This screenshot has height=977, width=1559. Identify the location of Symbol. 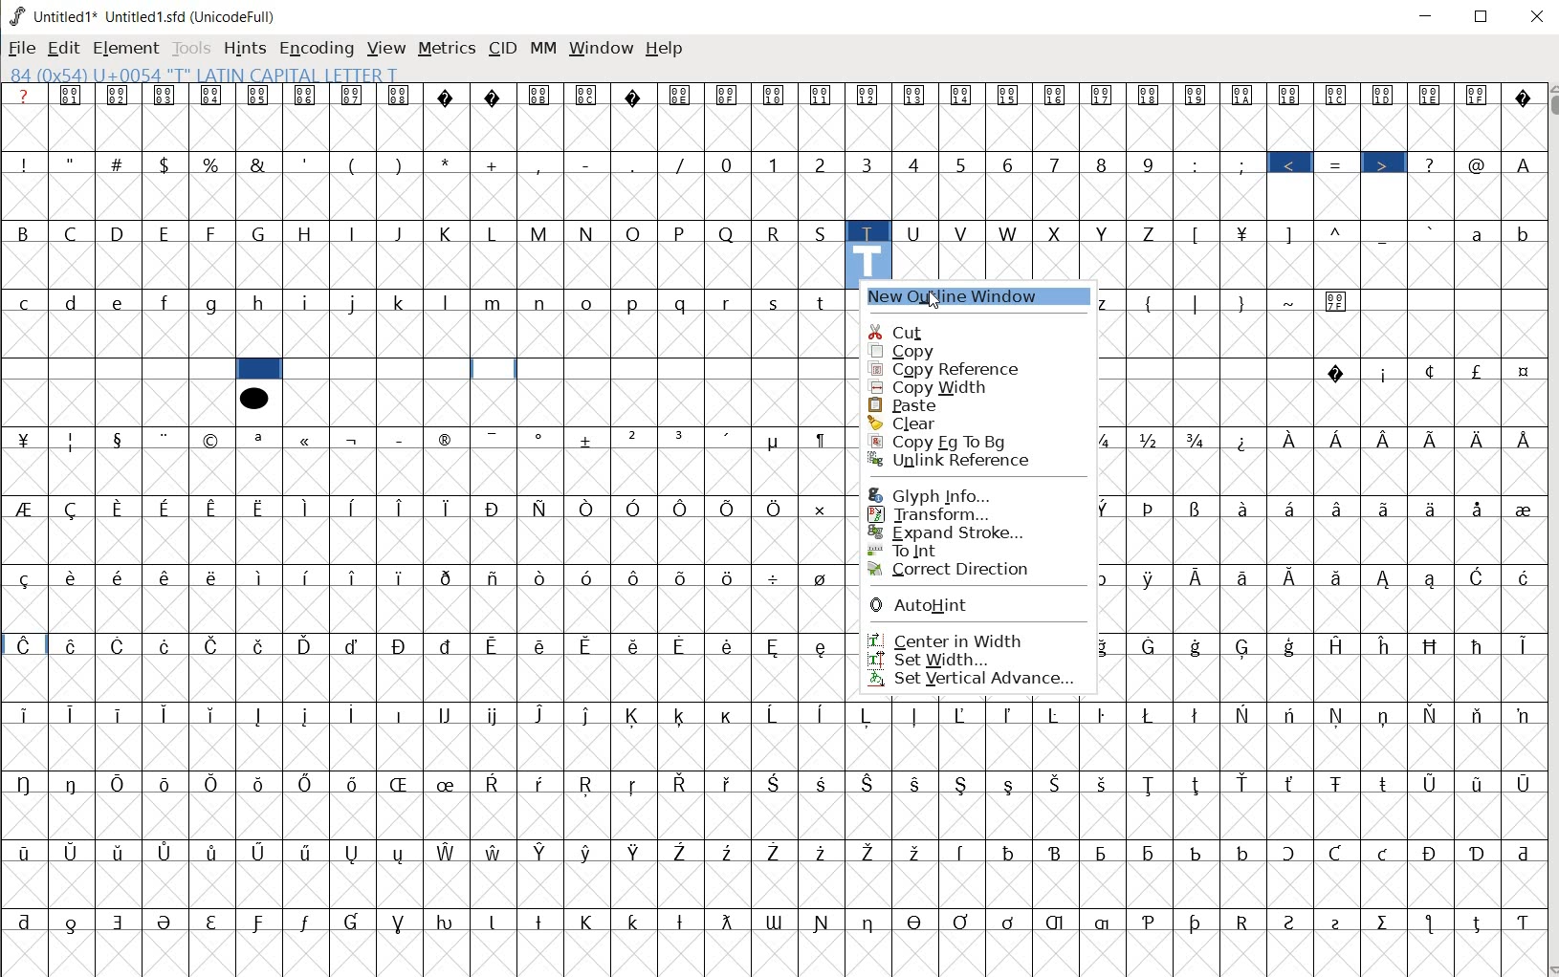
(1478, 852).